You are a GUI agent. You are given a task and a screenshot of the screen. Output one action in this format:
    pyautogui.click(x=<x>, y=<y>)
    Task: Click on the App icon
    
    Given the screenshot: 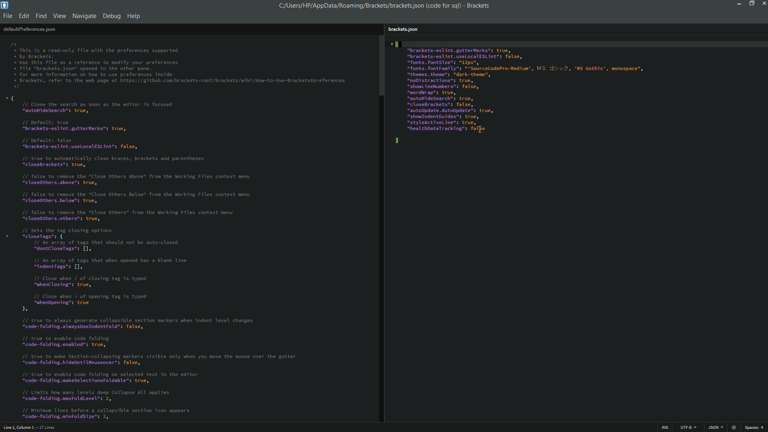 What is the action you would take?
    pyautogui.click(x=6, y=5)
    